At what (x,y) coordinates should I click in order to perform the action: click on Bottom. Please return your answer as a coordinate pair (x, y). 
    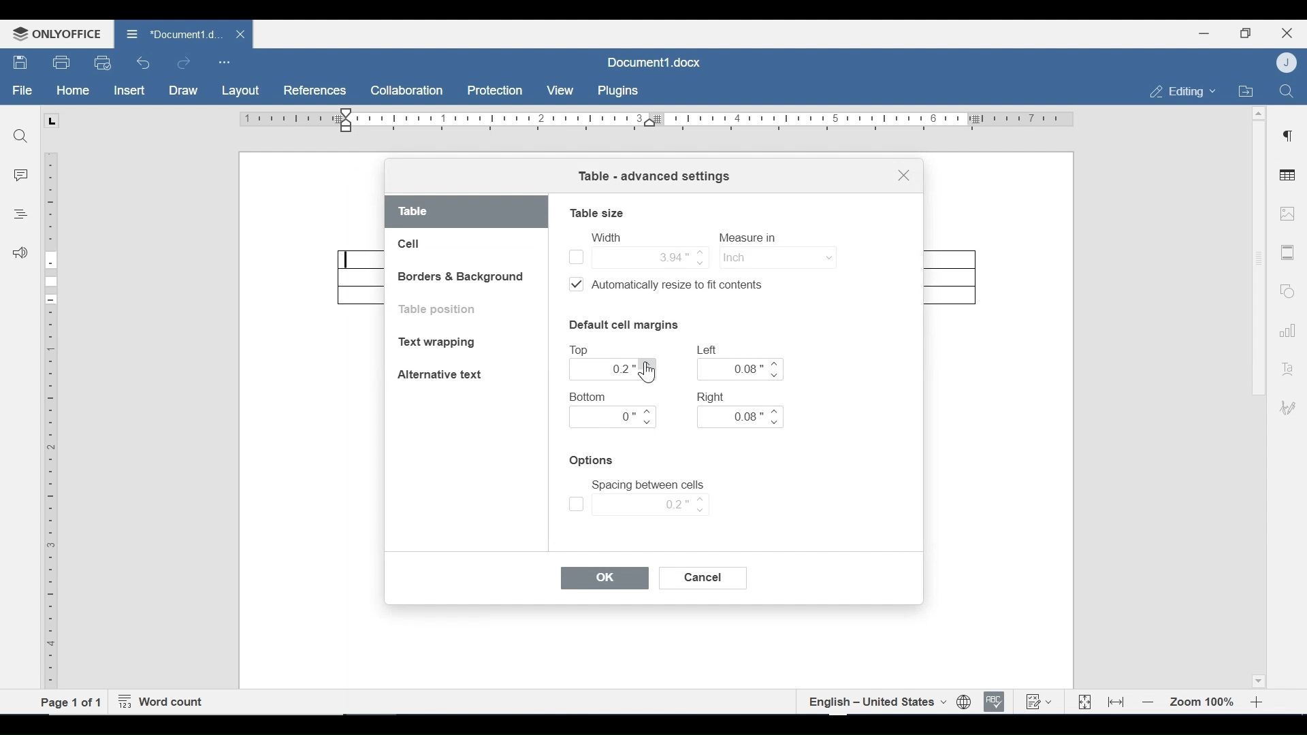
    Looking at the image, I should click on (590, 397).